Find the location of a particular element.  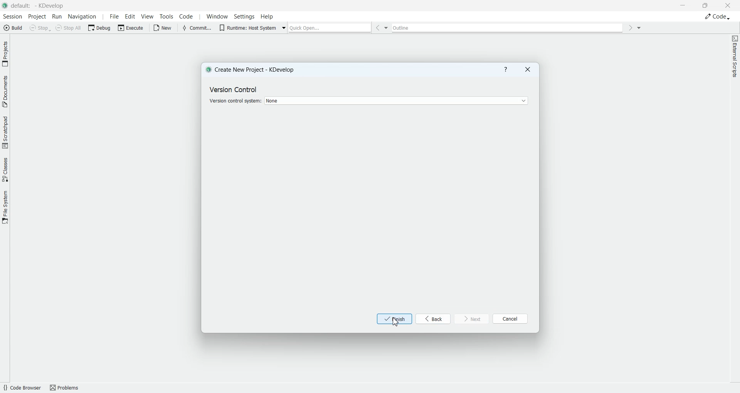

Version control system selection is located at coordinates (360, 102).